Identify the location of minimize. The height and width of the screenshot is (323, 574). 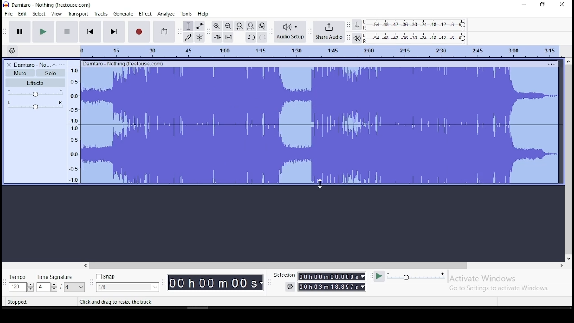
(524, 4).